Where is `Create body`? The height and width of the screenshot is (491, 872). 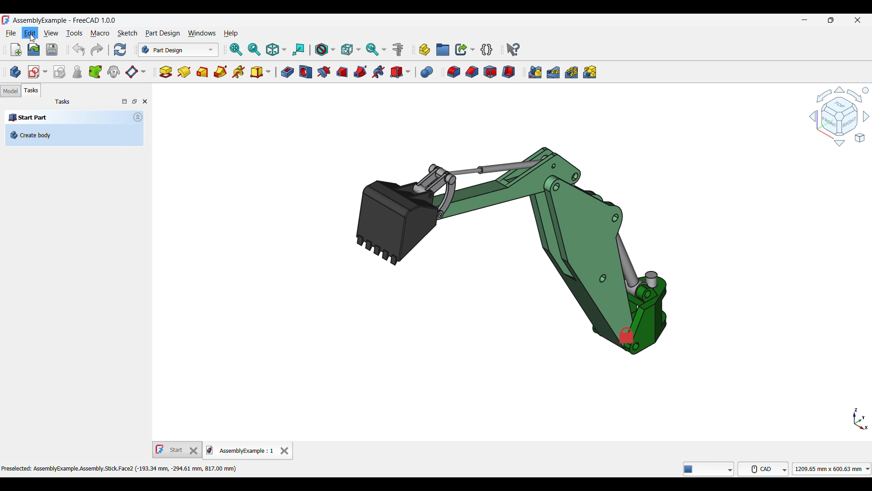 Create body is located at coordinates (15, 72).